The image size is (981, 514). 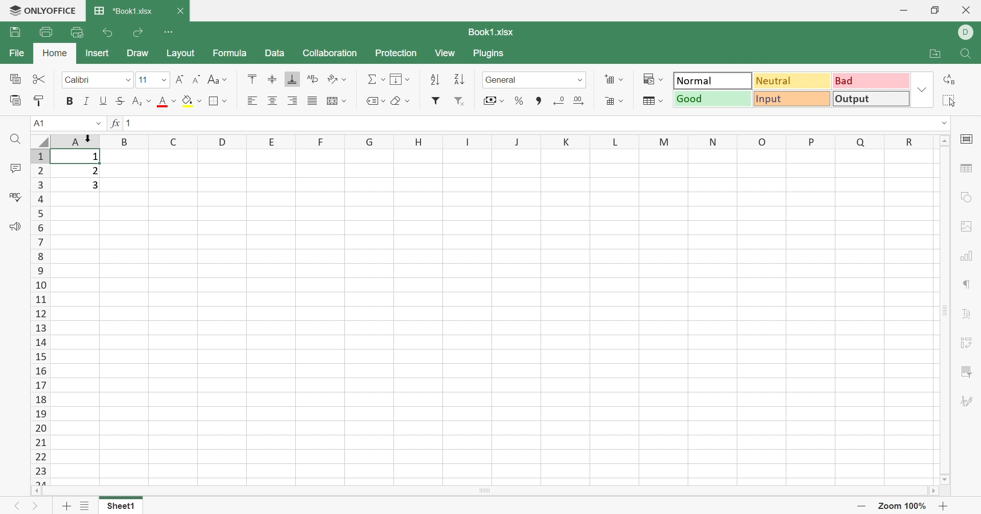 I want to click on Image settings, so click(x=966, y=226).